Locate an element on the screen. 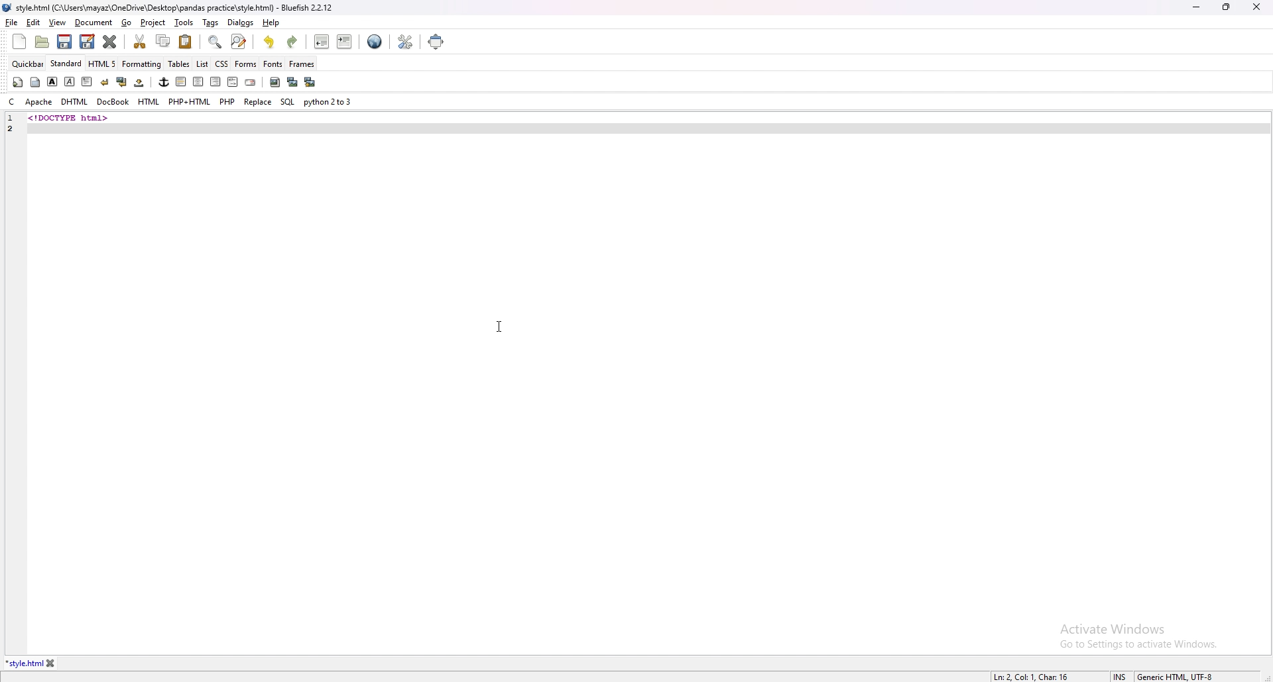 Image resolution: width=1273 pixels, height=682 pixels. full screen is located at coordinates (438, 41).